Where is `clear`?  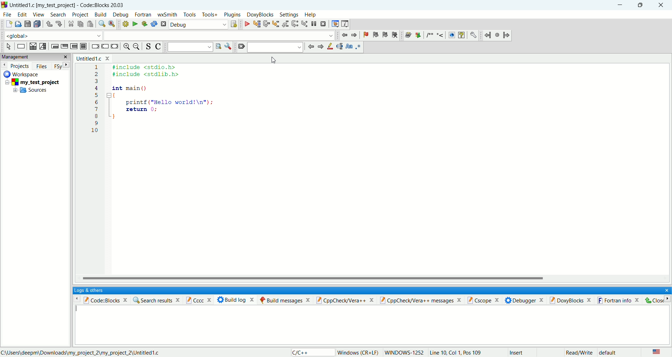
clear is located at coordinates (241, 47).